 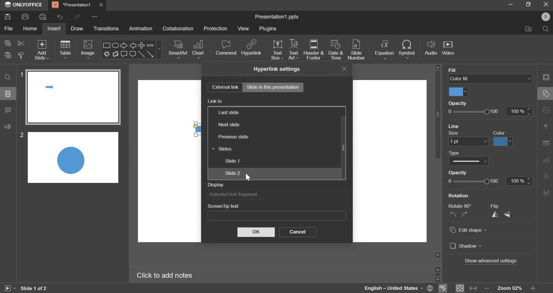 What do you see at coordinates (150, 45) in the screenshot?
I see `Minus` at bounding box center [150, 45].